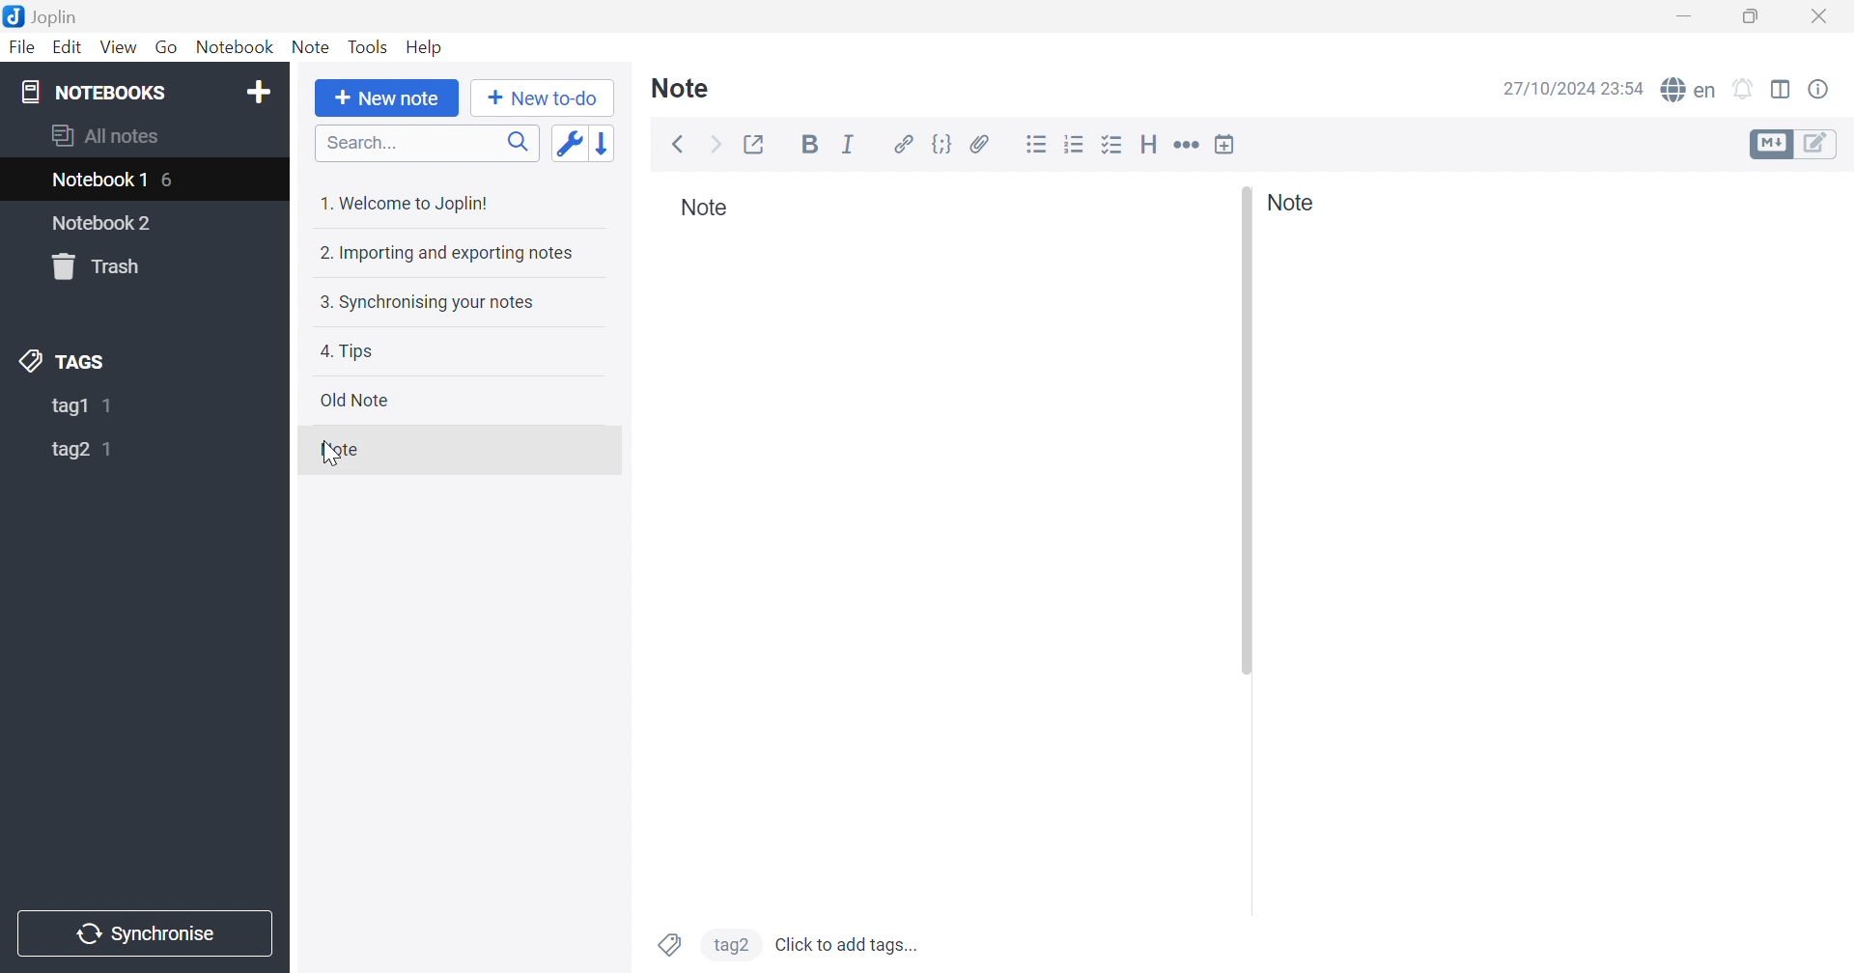  Describe the element at coordinates (386, 99) in the screenshot. I see `+ New note` at that location.